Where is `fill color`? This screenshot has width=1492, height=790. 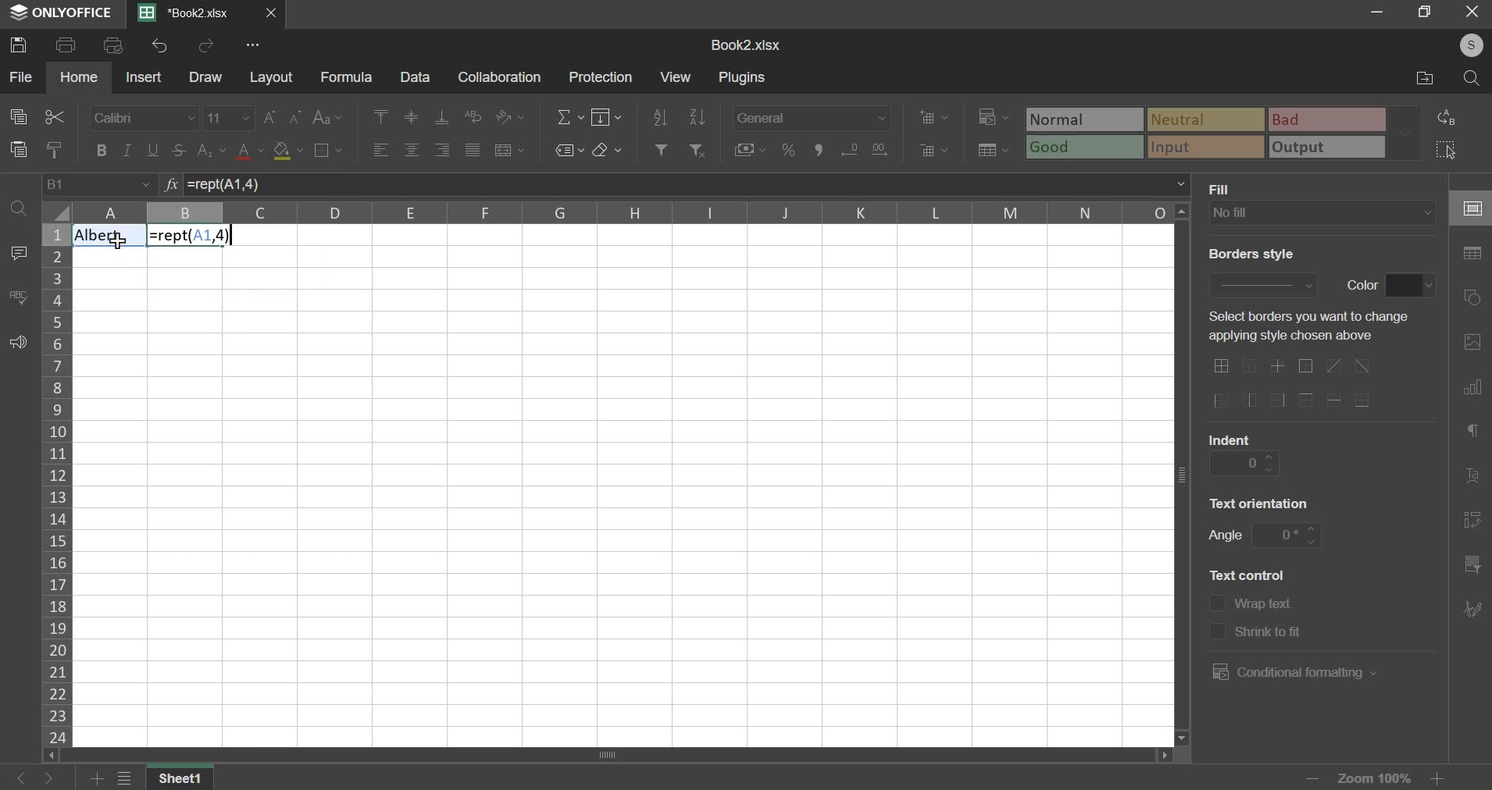
fill color is located at coordinates (288, 151).